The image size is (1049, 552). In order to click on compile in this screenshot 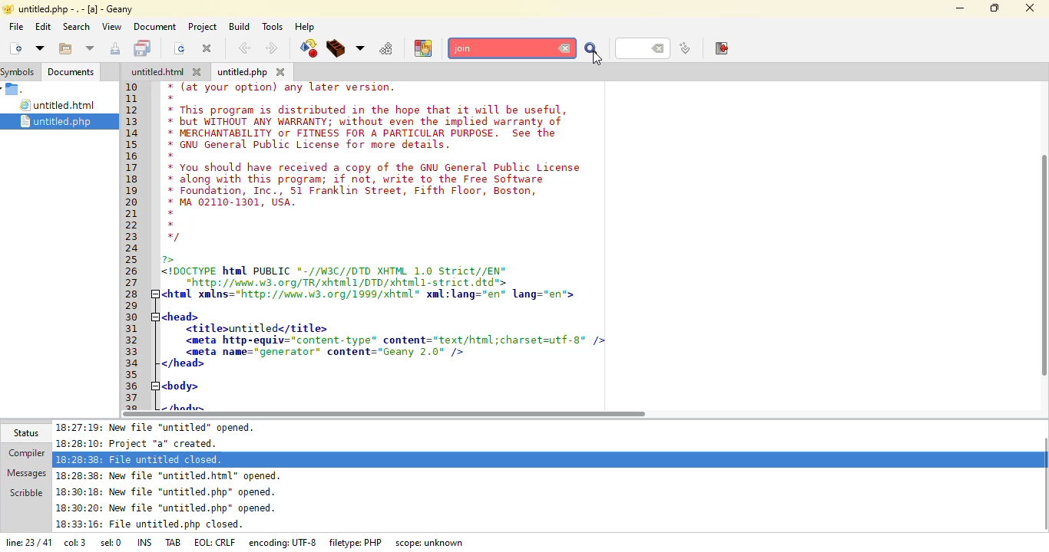, I will do `click(308, 48)`.